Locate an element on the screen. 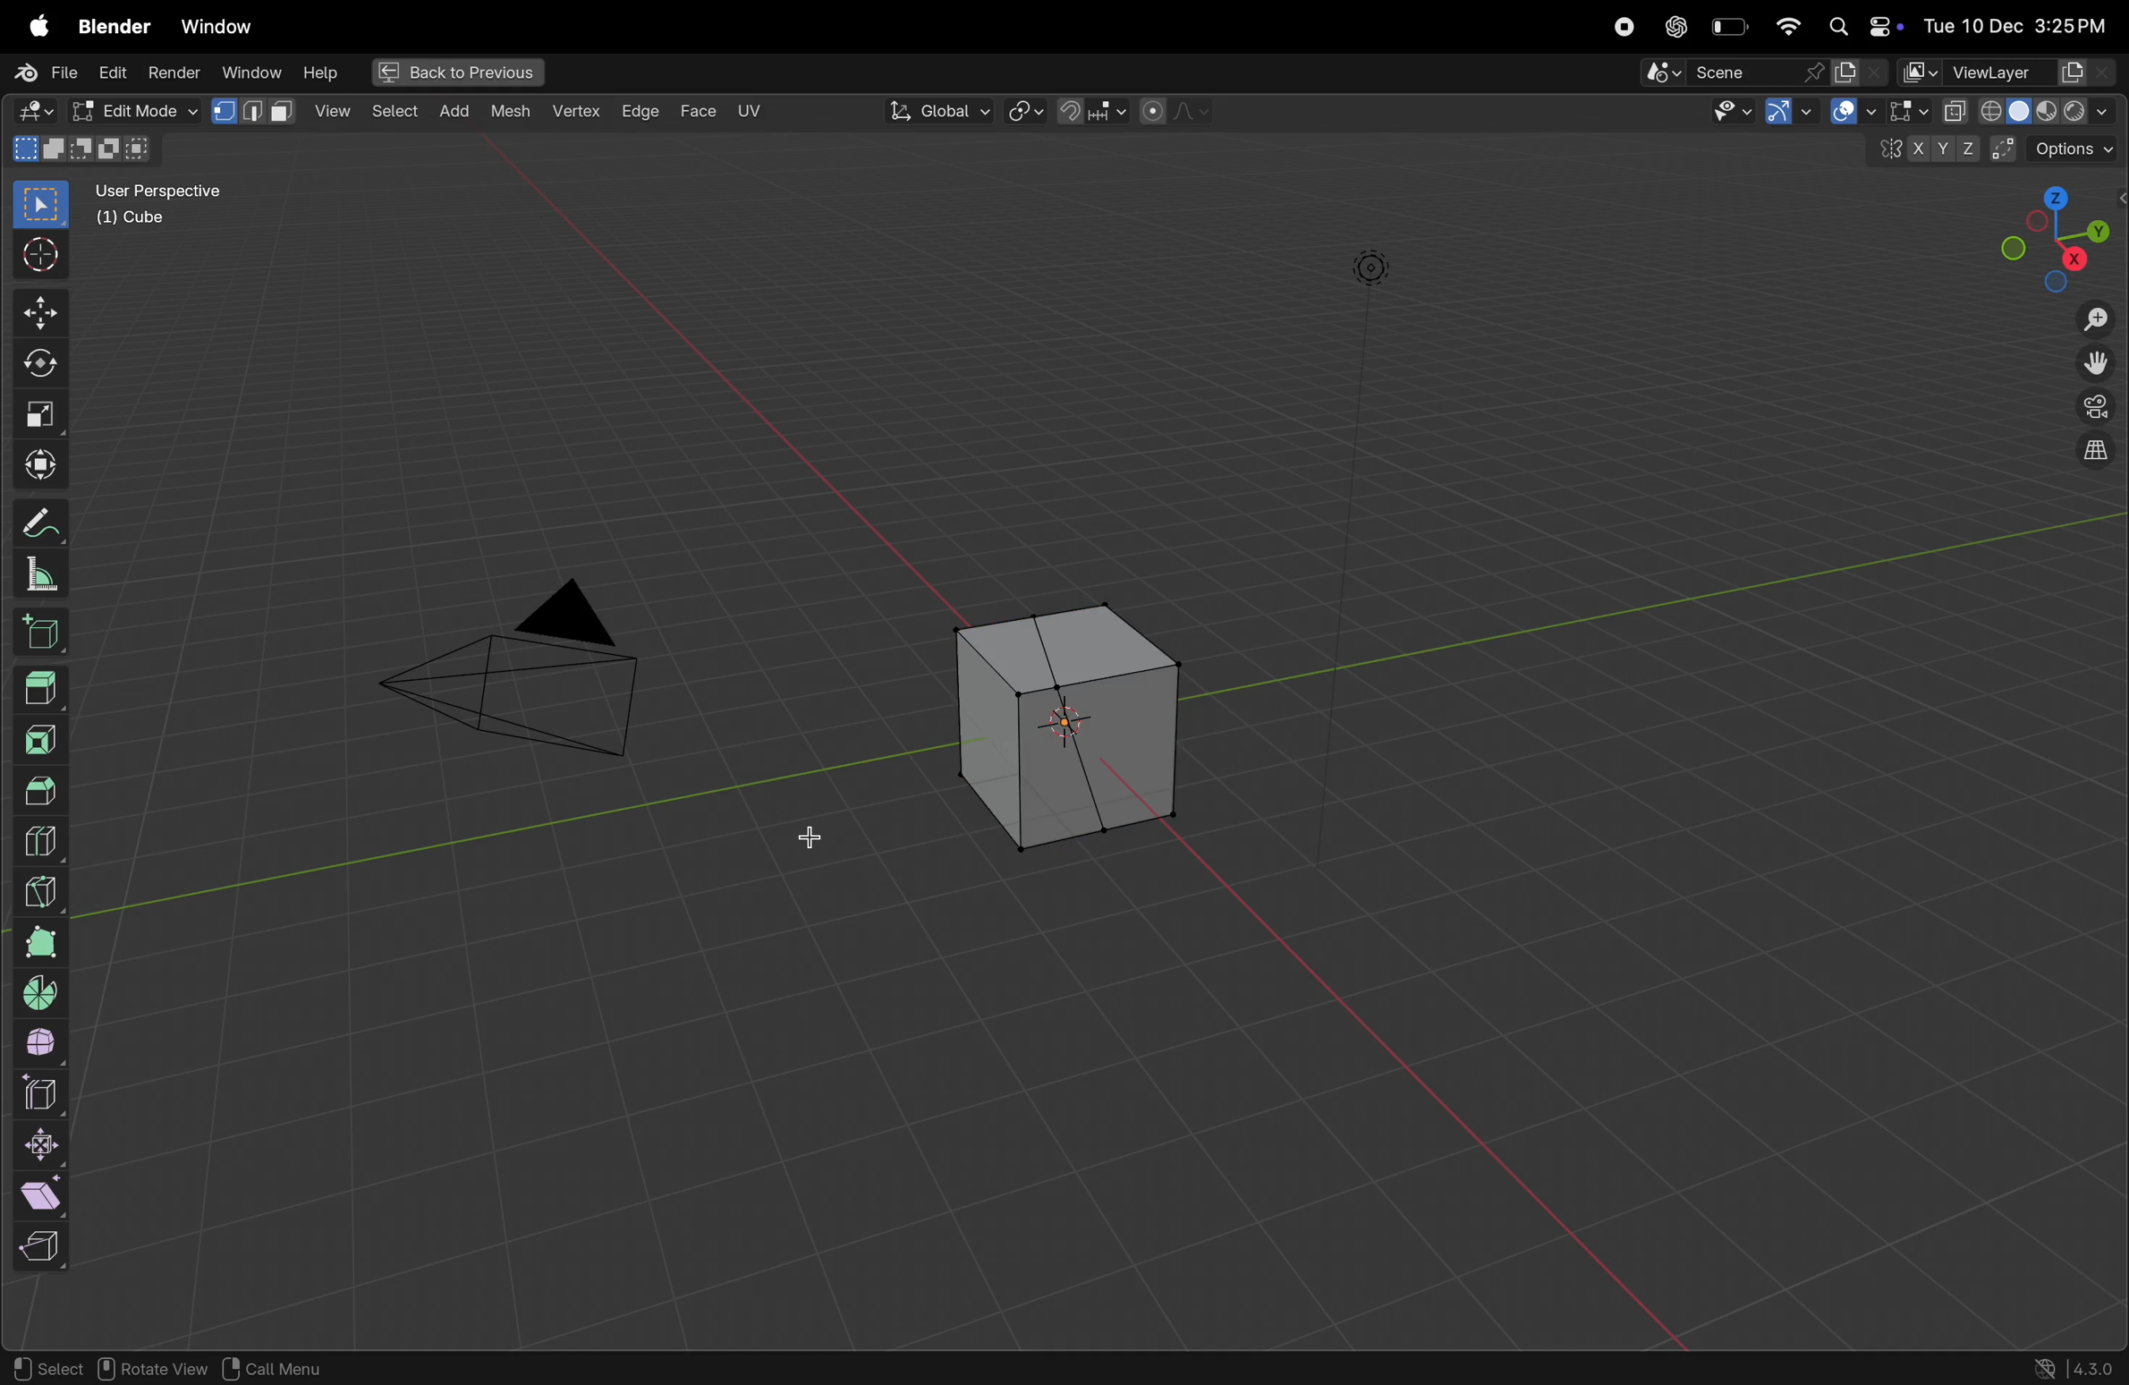  Bevel  is located at coordinates (42, 789).